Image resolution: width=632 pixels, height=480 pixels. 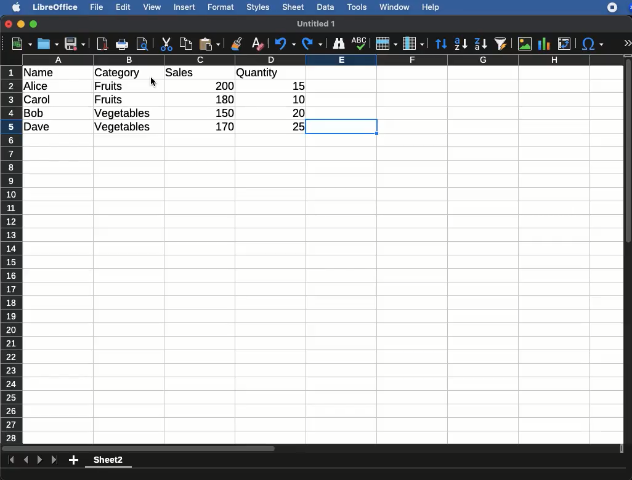 I want to click on untitled, so click(x=311, y=23).